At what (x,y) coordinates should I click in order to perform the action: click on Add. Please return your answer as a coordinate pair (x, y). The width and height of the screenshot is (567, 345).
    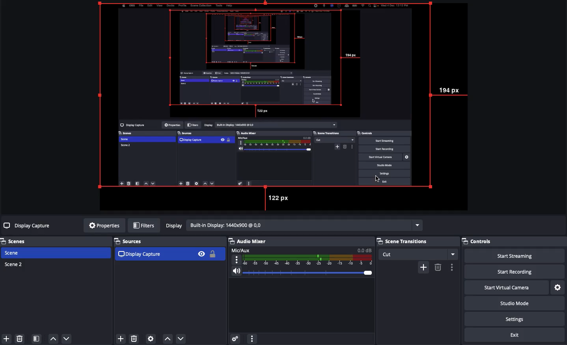
    Looking at the image, I should click on (121, 338).